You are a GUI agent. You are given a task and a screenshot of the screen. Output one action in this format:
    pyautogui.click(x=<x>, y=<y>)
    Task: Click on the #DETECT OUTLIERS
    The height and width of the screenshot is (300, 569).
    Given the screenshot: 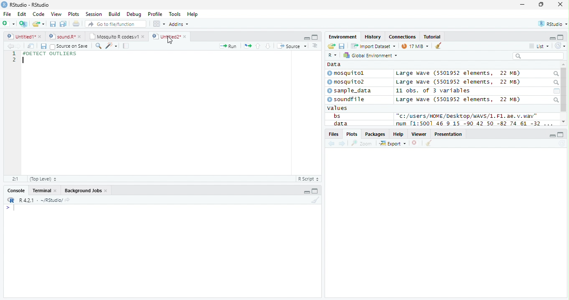 What is the action you would take?
    pyautogui.click(x=49, y=53)
    